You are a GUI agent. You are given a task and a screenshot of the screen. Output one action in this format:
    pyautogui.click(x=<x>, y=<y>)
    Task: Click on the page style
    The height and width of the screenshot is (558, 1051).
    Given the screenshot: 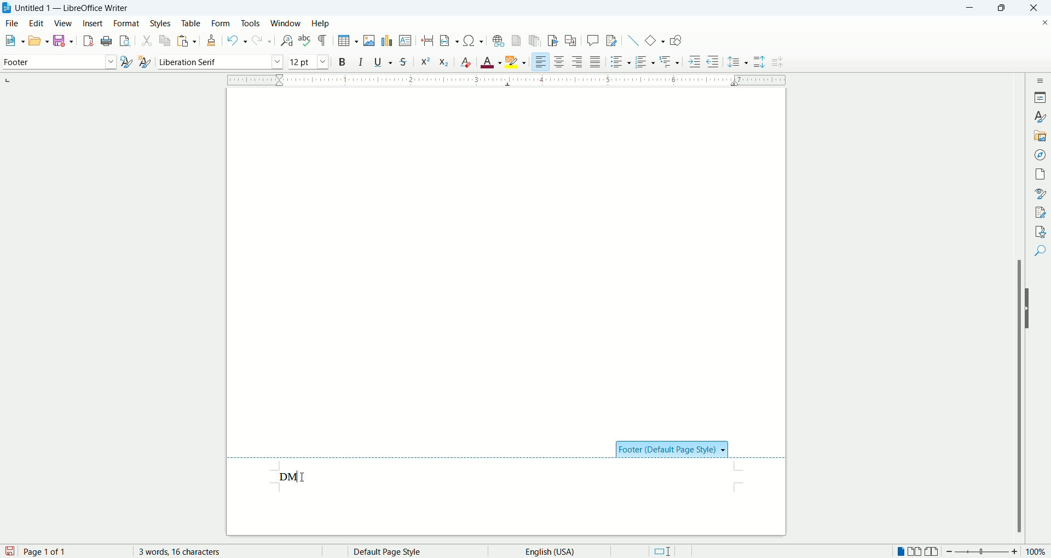 What is the action you would take?
    pyautogui.click(x=408, y=551)
    